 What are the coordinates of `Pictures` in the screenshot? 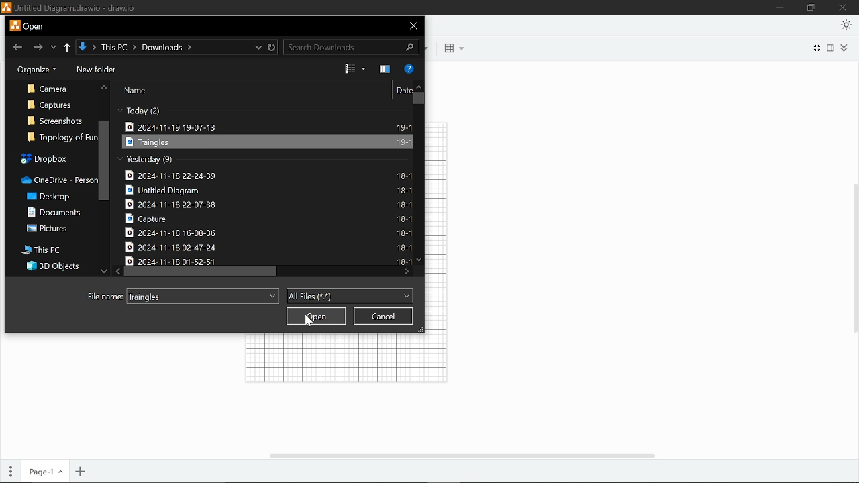 It's located at (54, 231).